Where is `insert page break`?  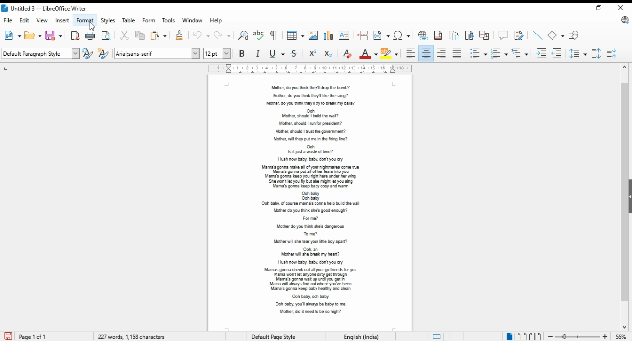 insert page break is located at coordinates (364, 35).